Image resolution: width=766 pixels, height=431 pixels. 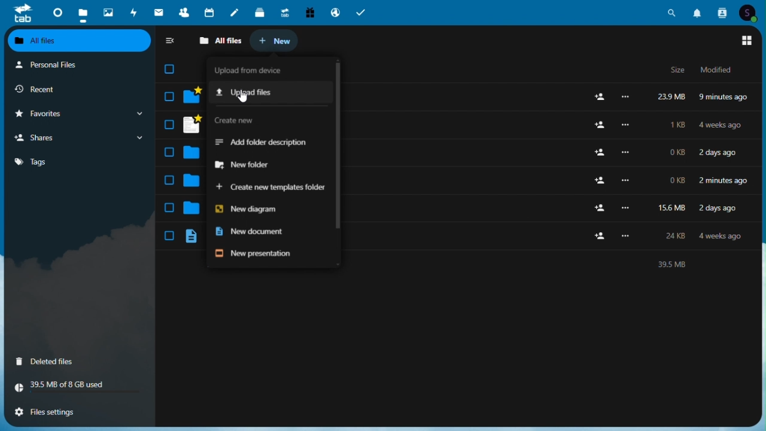 What do you see at coordinates (678, 71) in the screenshot?
I see `Size` at bounding box center [678, 71].